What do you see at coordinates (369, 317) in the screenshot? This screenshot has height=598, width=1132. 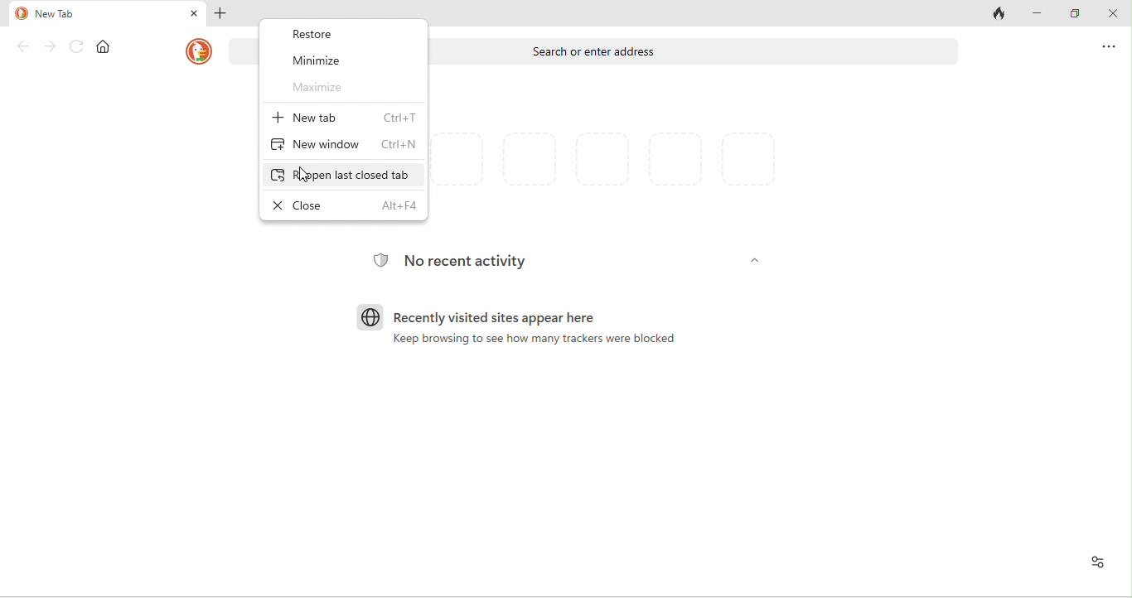 I see `browser logo` at bounding box center [369, 317].